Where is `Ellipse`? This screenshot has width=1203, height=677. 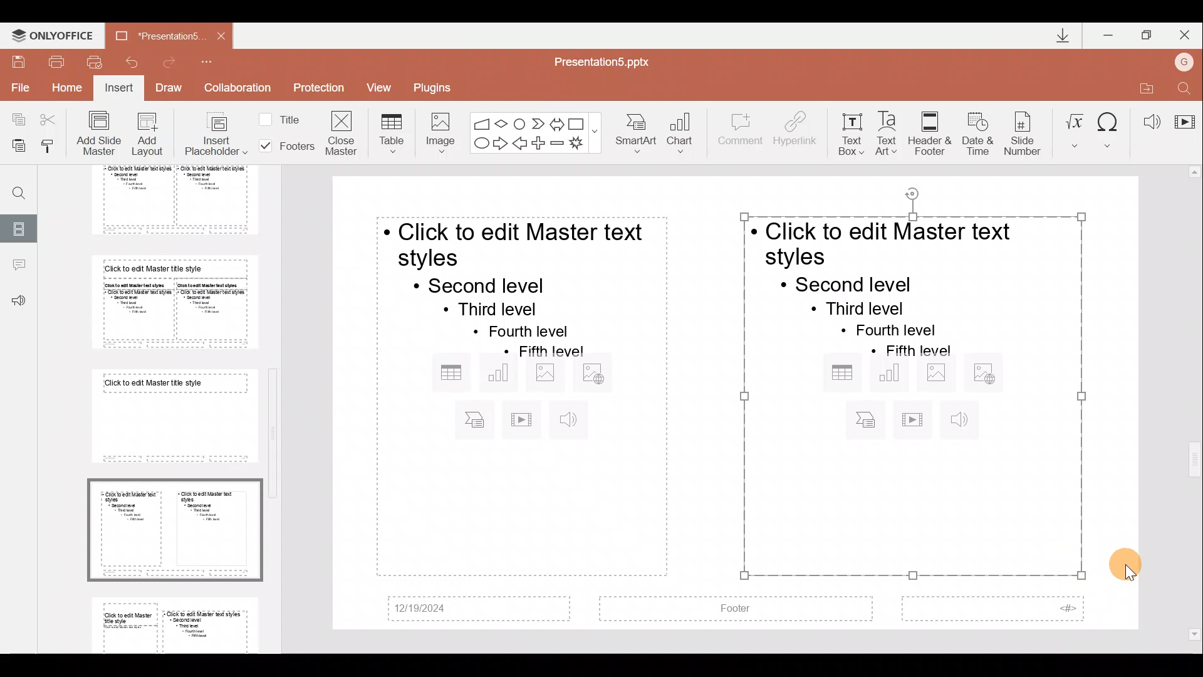 Ellipse is located at coordinates (480, 144).